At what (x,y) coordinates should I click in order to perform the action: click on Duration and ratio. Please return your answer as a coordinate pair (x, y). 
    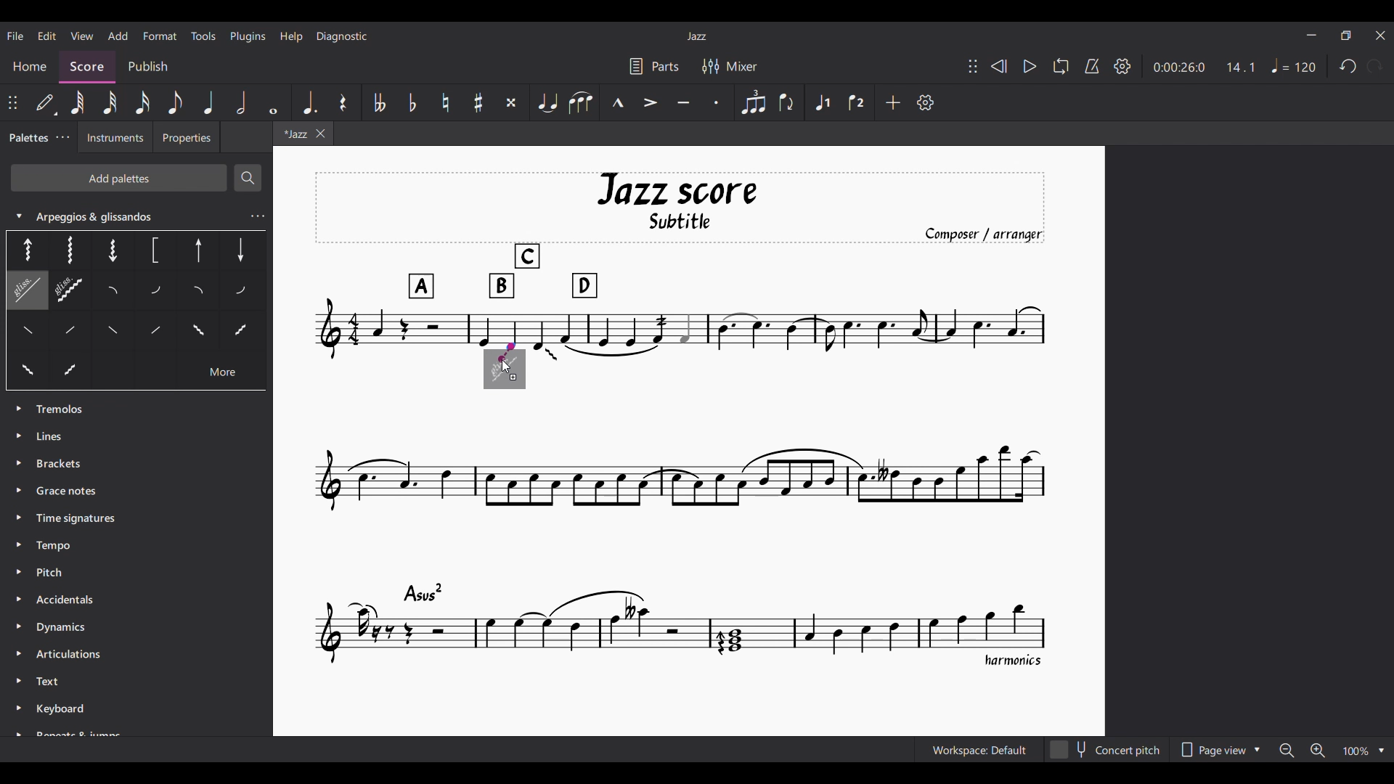
    Looking at the image, I should click on (1204, 68).